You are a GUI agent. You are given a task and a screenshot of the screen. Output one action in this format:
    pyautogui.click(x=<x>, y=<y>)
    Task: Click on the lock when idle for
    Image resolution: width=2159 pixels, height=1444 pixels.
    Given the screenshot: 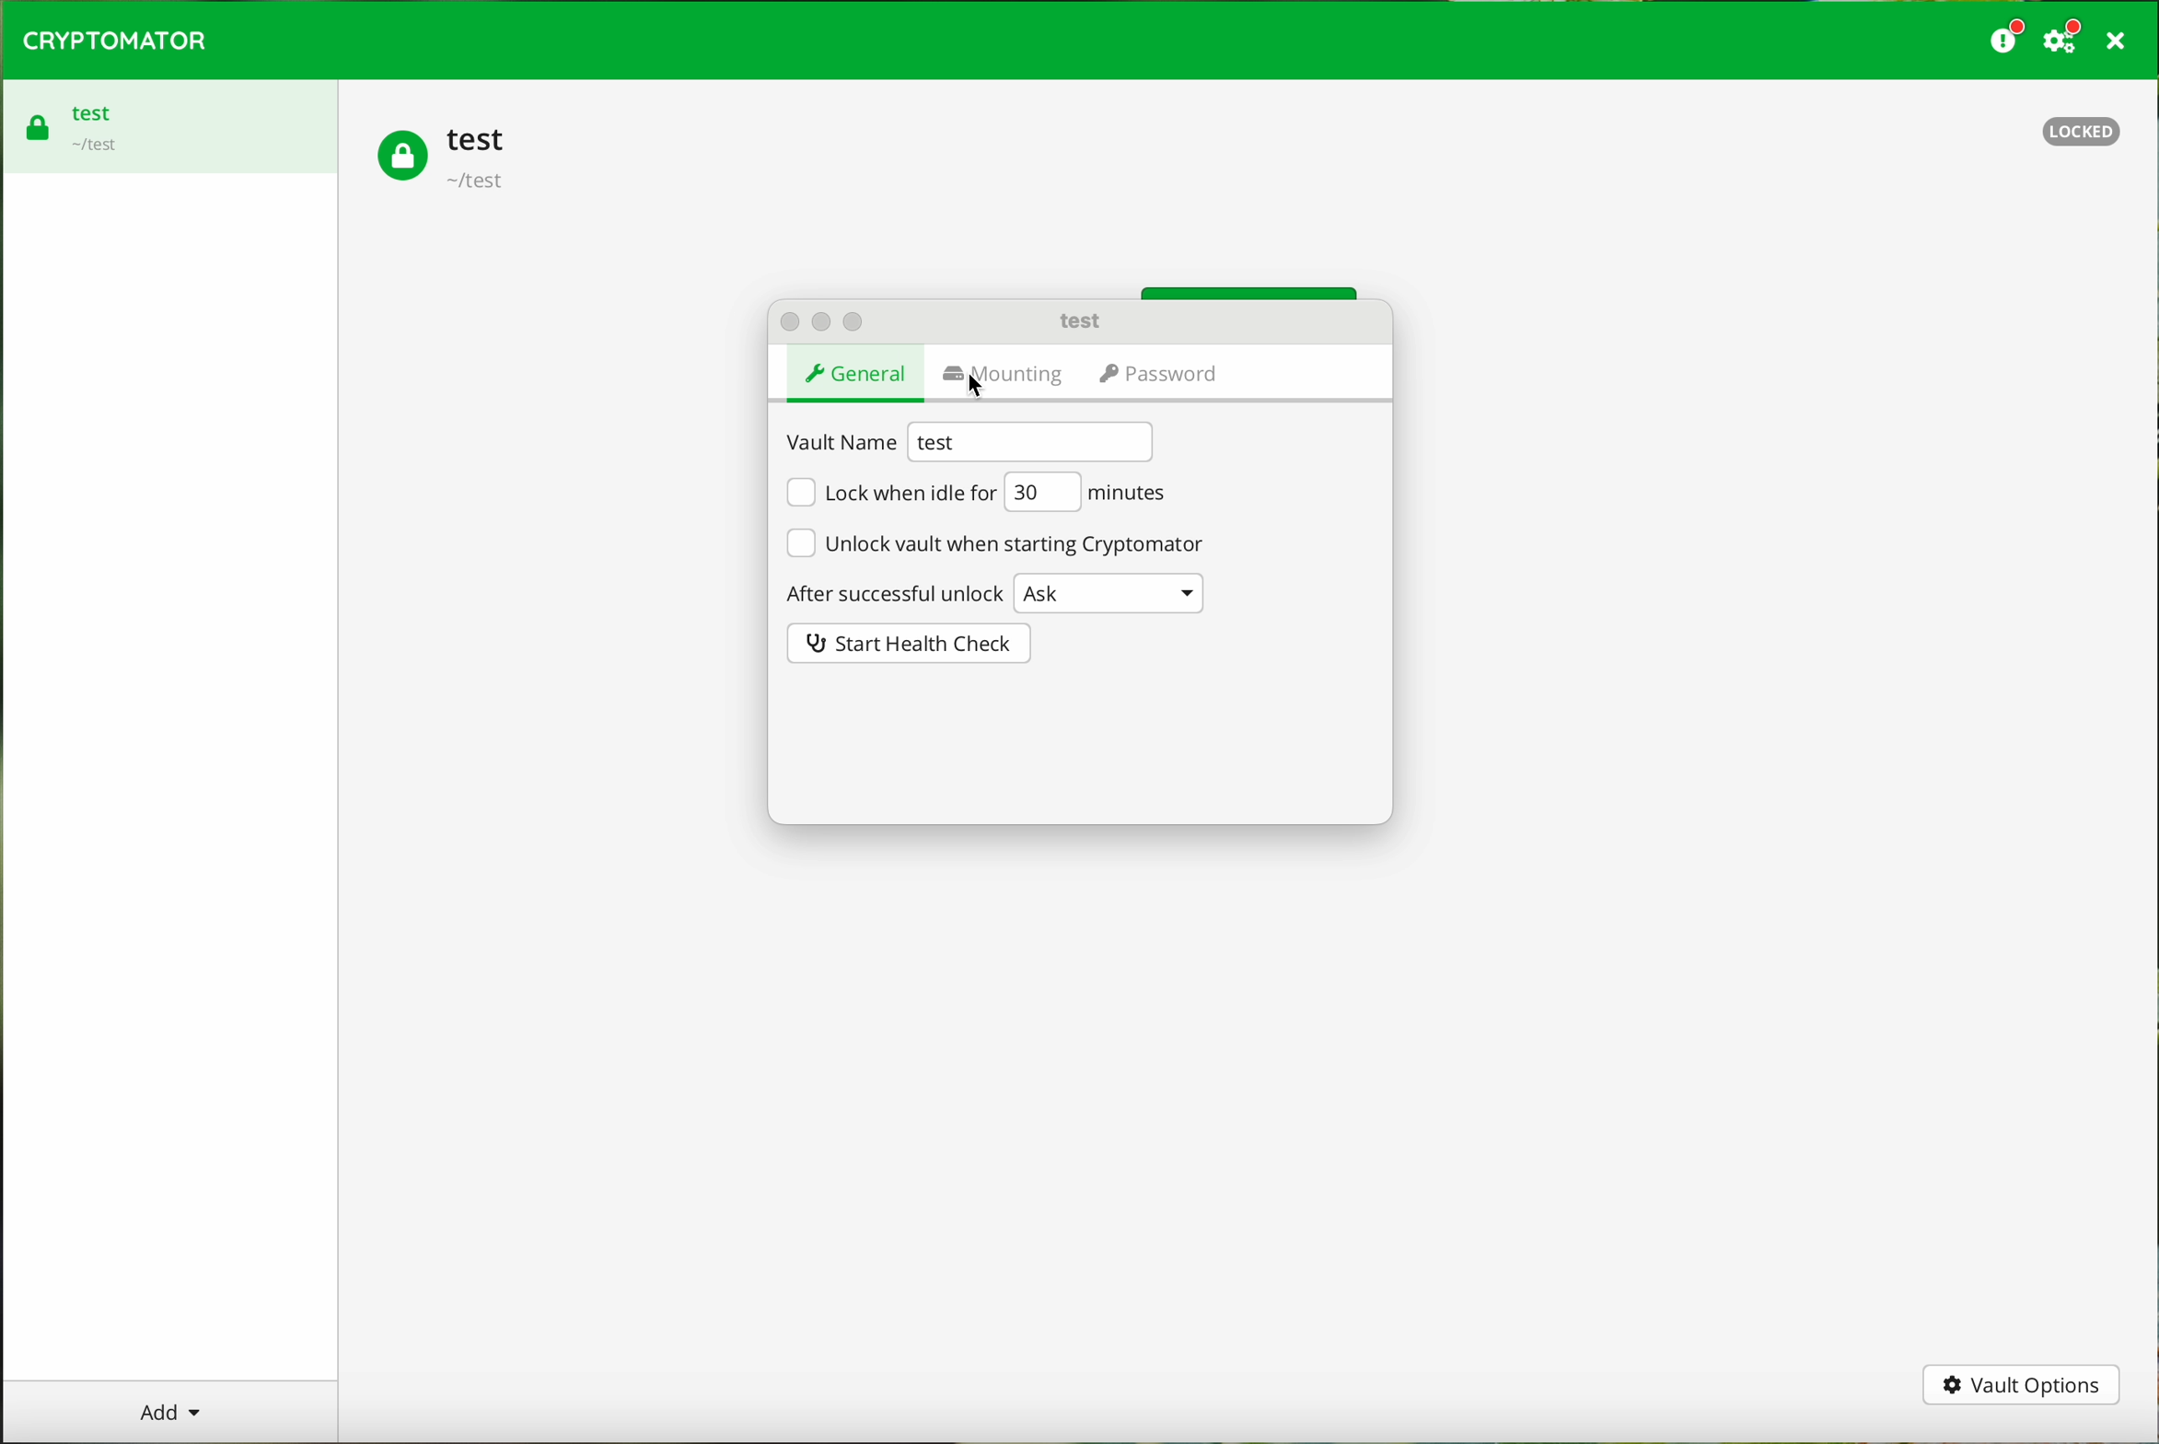 What is the action you would take?
    pyautogui.click(x=892, y=495)
    